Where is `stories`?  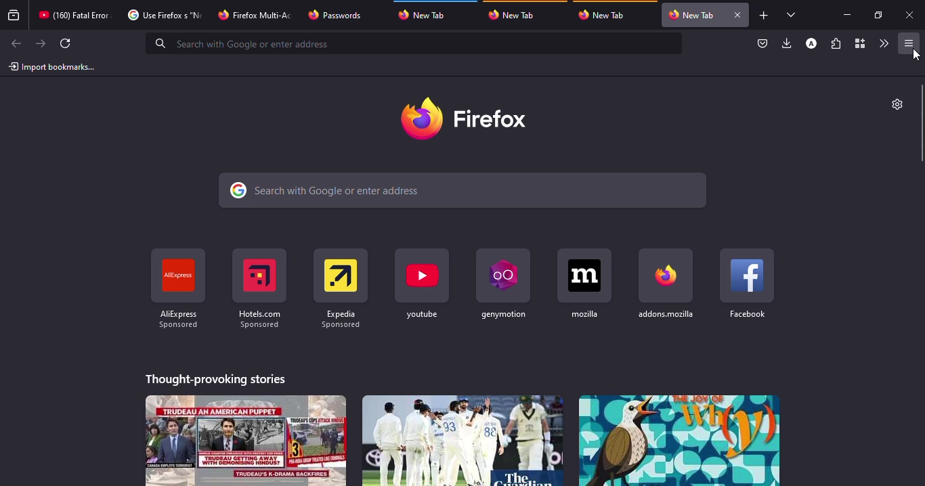 stories is located at coordinates (246, 440).